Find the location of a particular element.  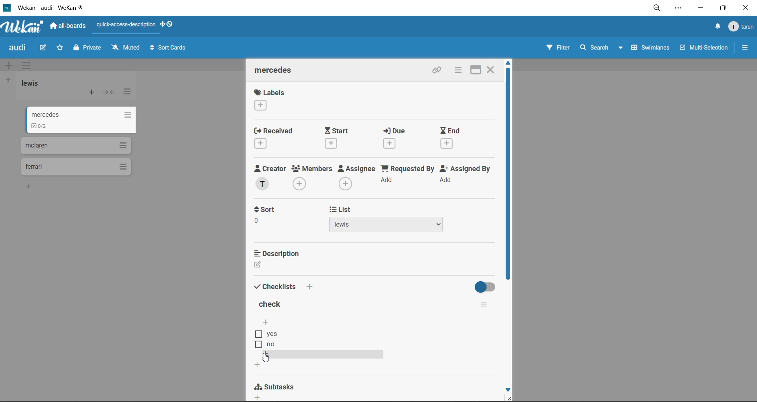

To-dos is located at coordinates (41, 126).